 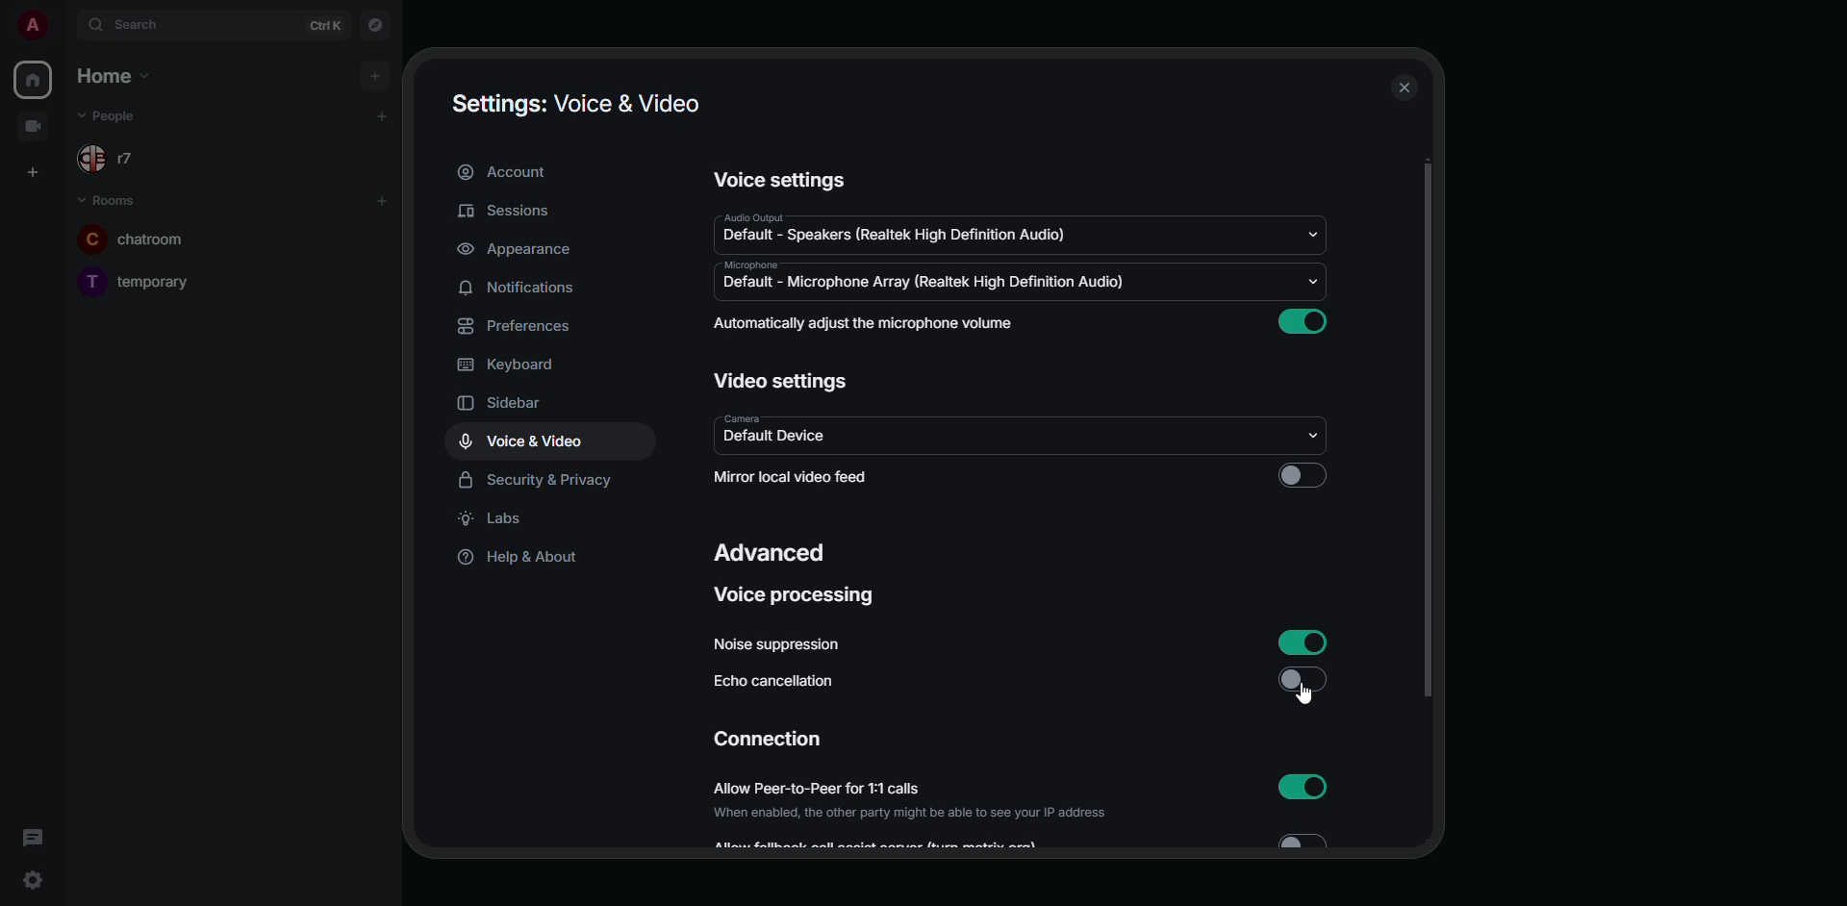 I want to click on drop down, so click(x=1311, y=281).